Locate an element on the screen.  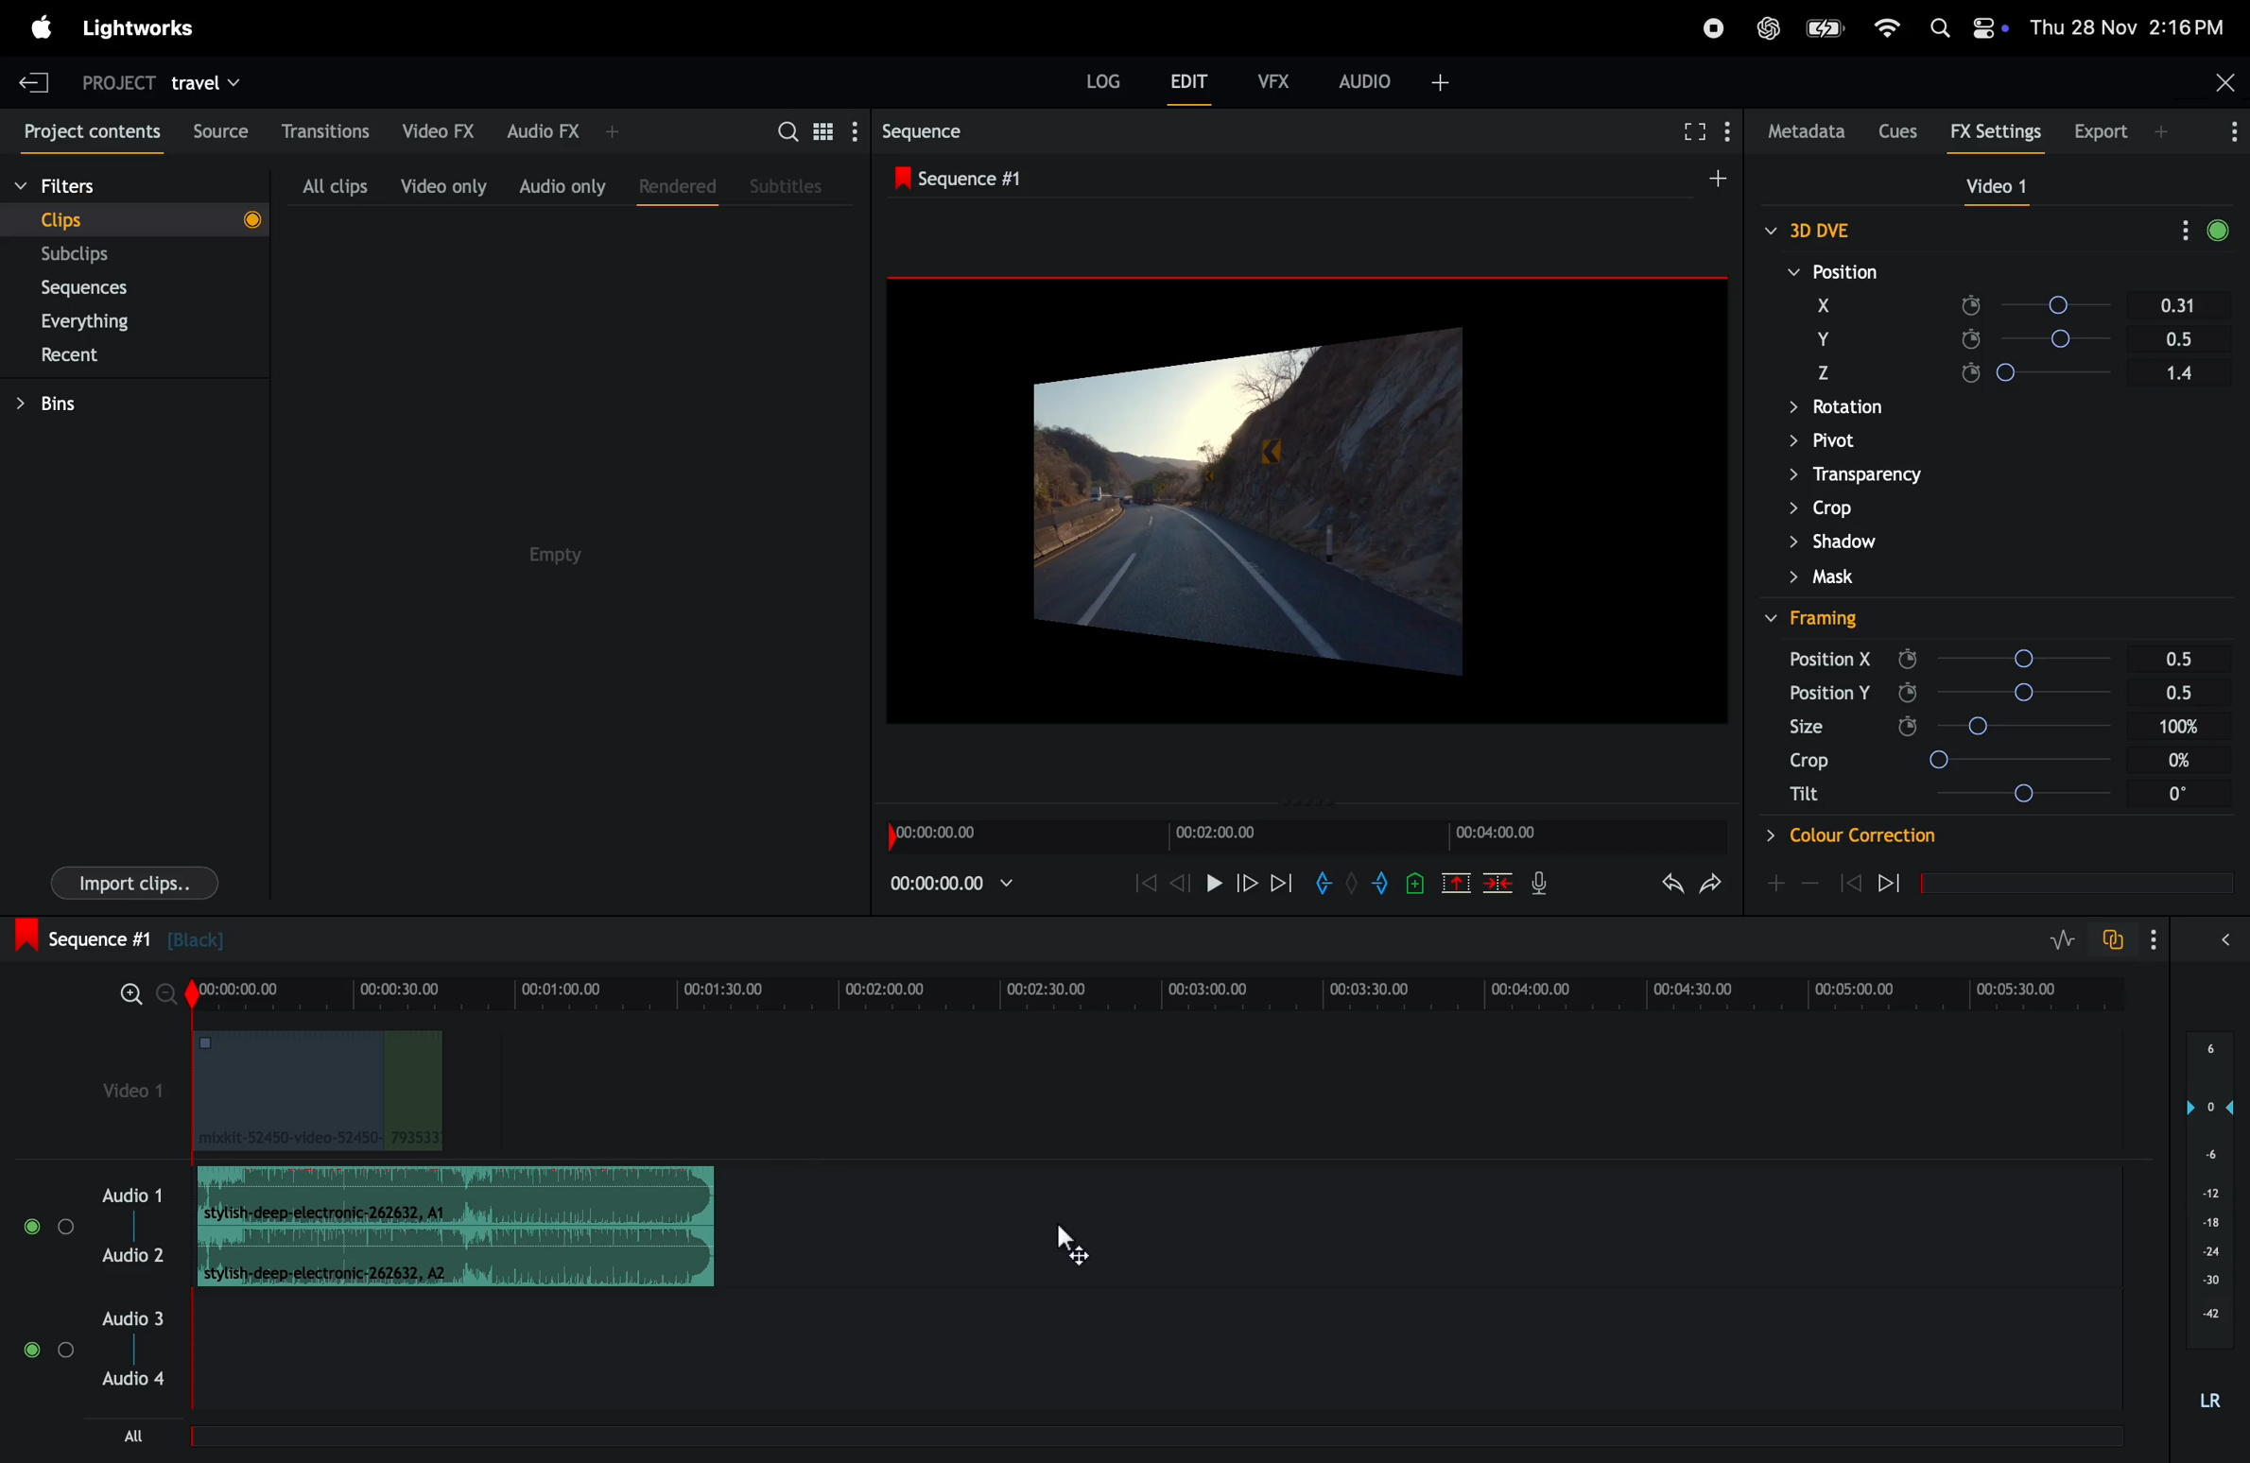
 is located at coordinates (1917, 475).